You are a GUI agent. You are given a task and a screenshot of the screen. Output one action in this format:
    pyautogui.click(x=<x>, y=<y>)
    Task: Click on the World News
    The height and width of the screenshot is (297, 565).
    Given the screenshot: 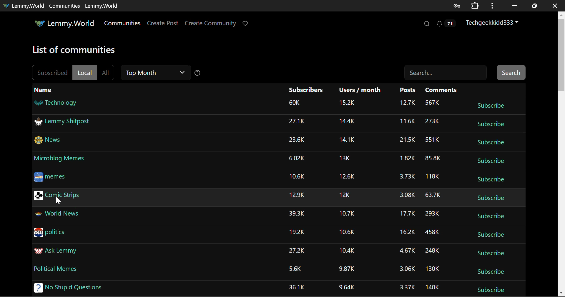 What is the action you would take?
    pyautogui.click(x=56, y=214)
    